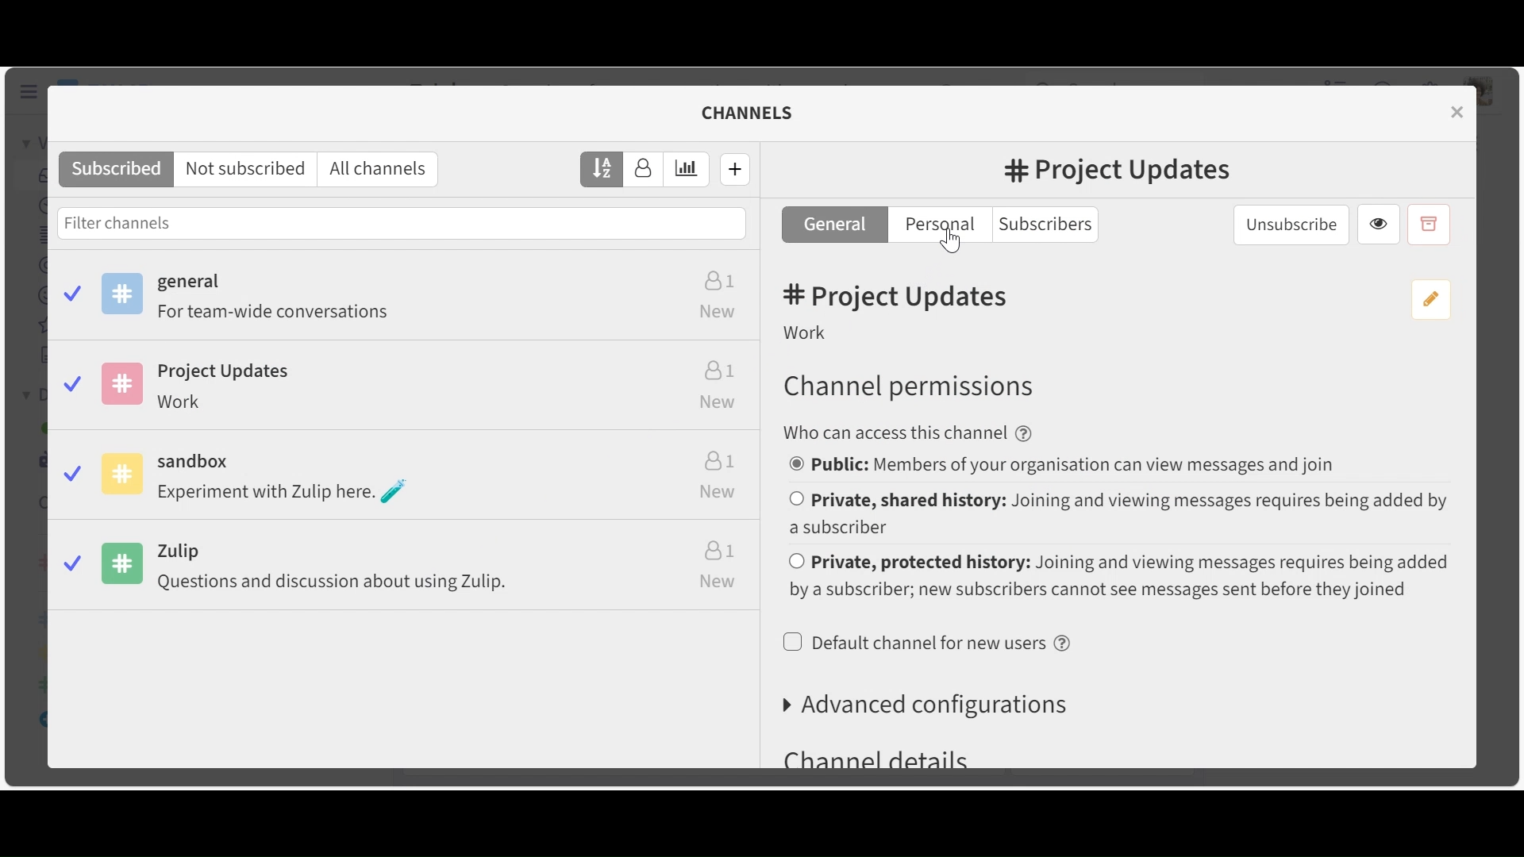 The width and height of the screenshot is (1524, 857). What do you see at coordinates (1428, 225) in the screenshot?
I see `Archive channel` at bounding box center [1428, 225].